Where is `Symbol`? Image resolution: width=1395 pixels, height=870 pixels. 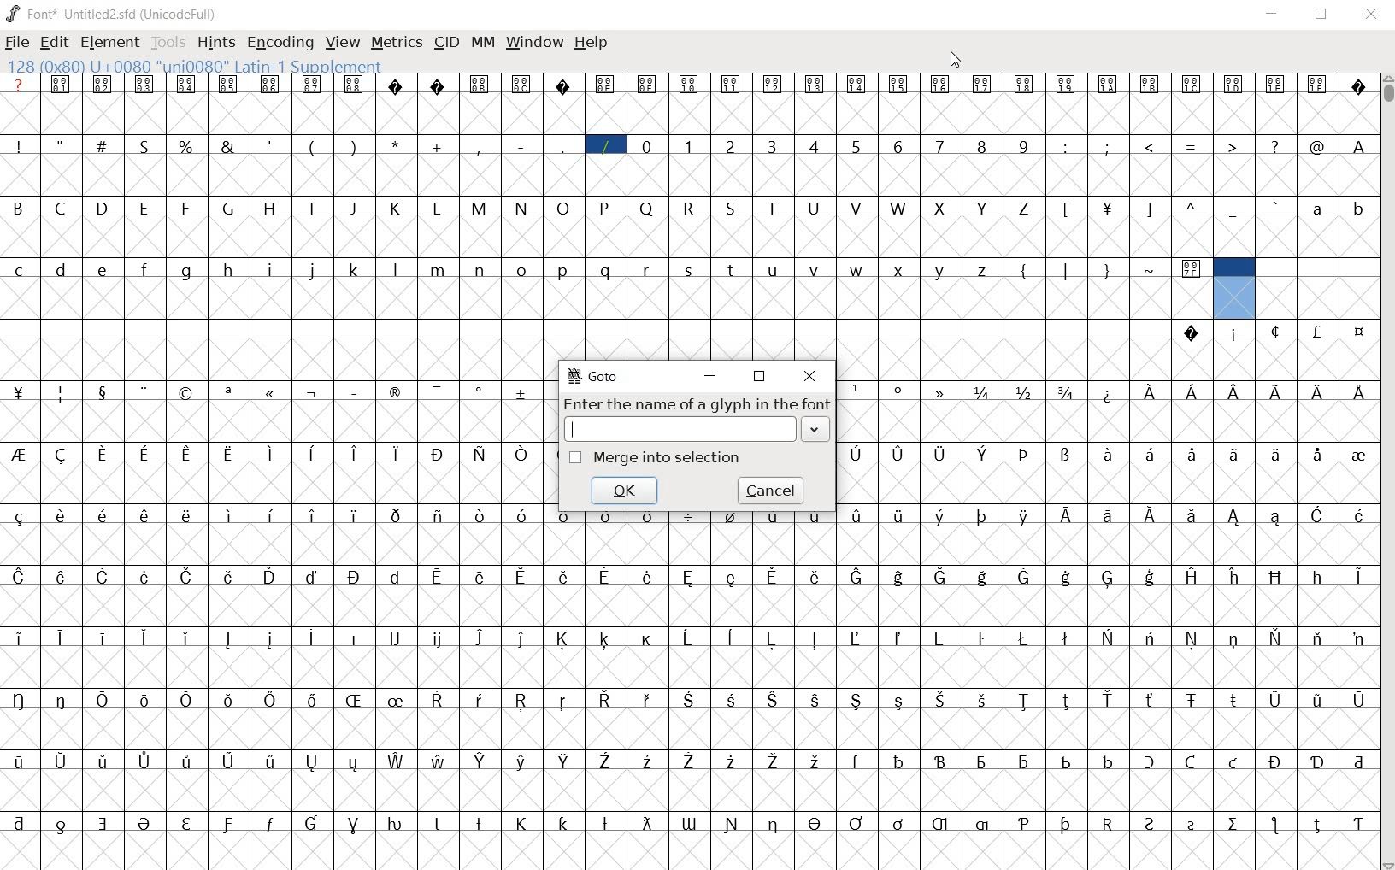 Symbol is located at coordinates (1149, 638).